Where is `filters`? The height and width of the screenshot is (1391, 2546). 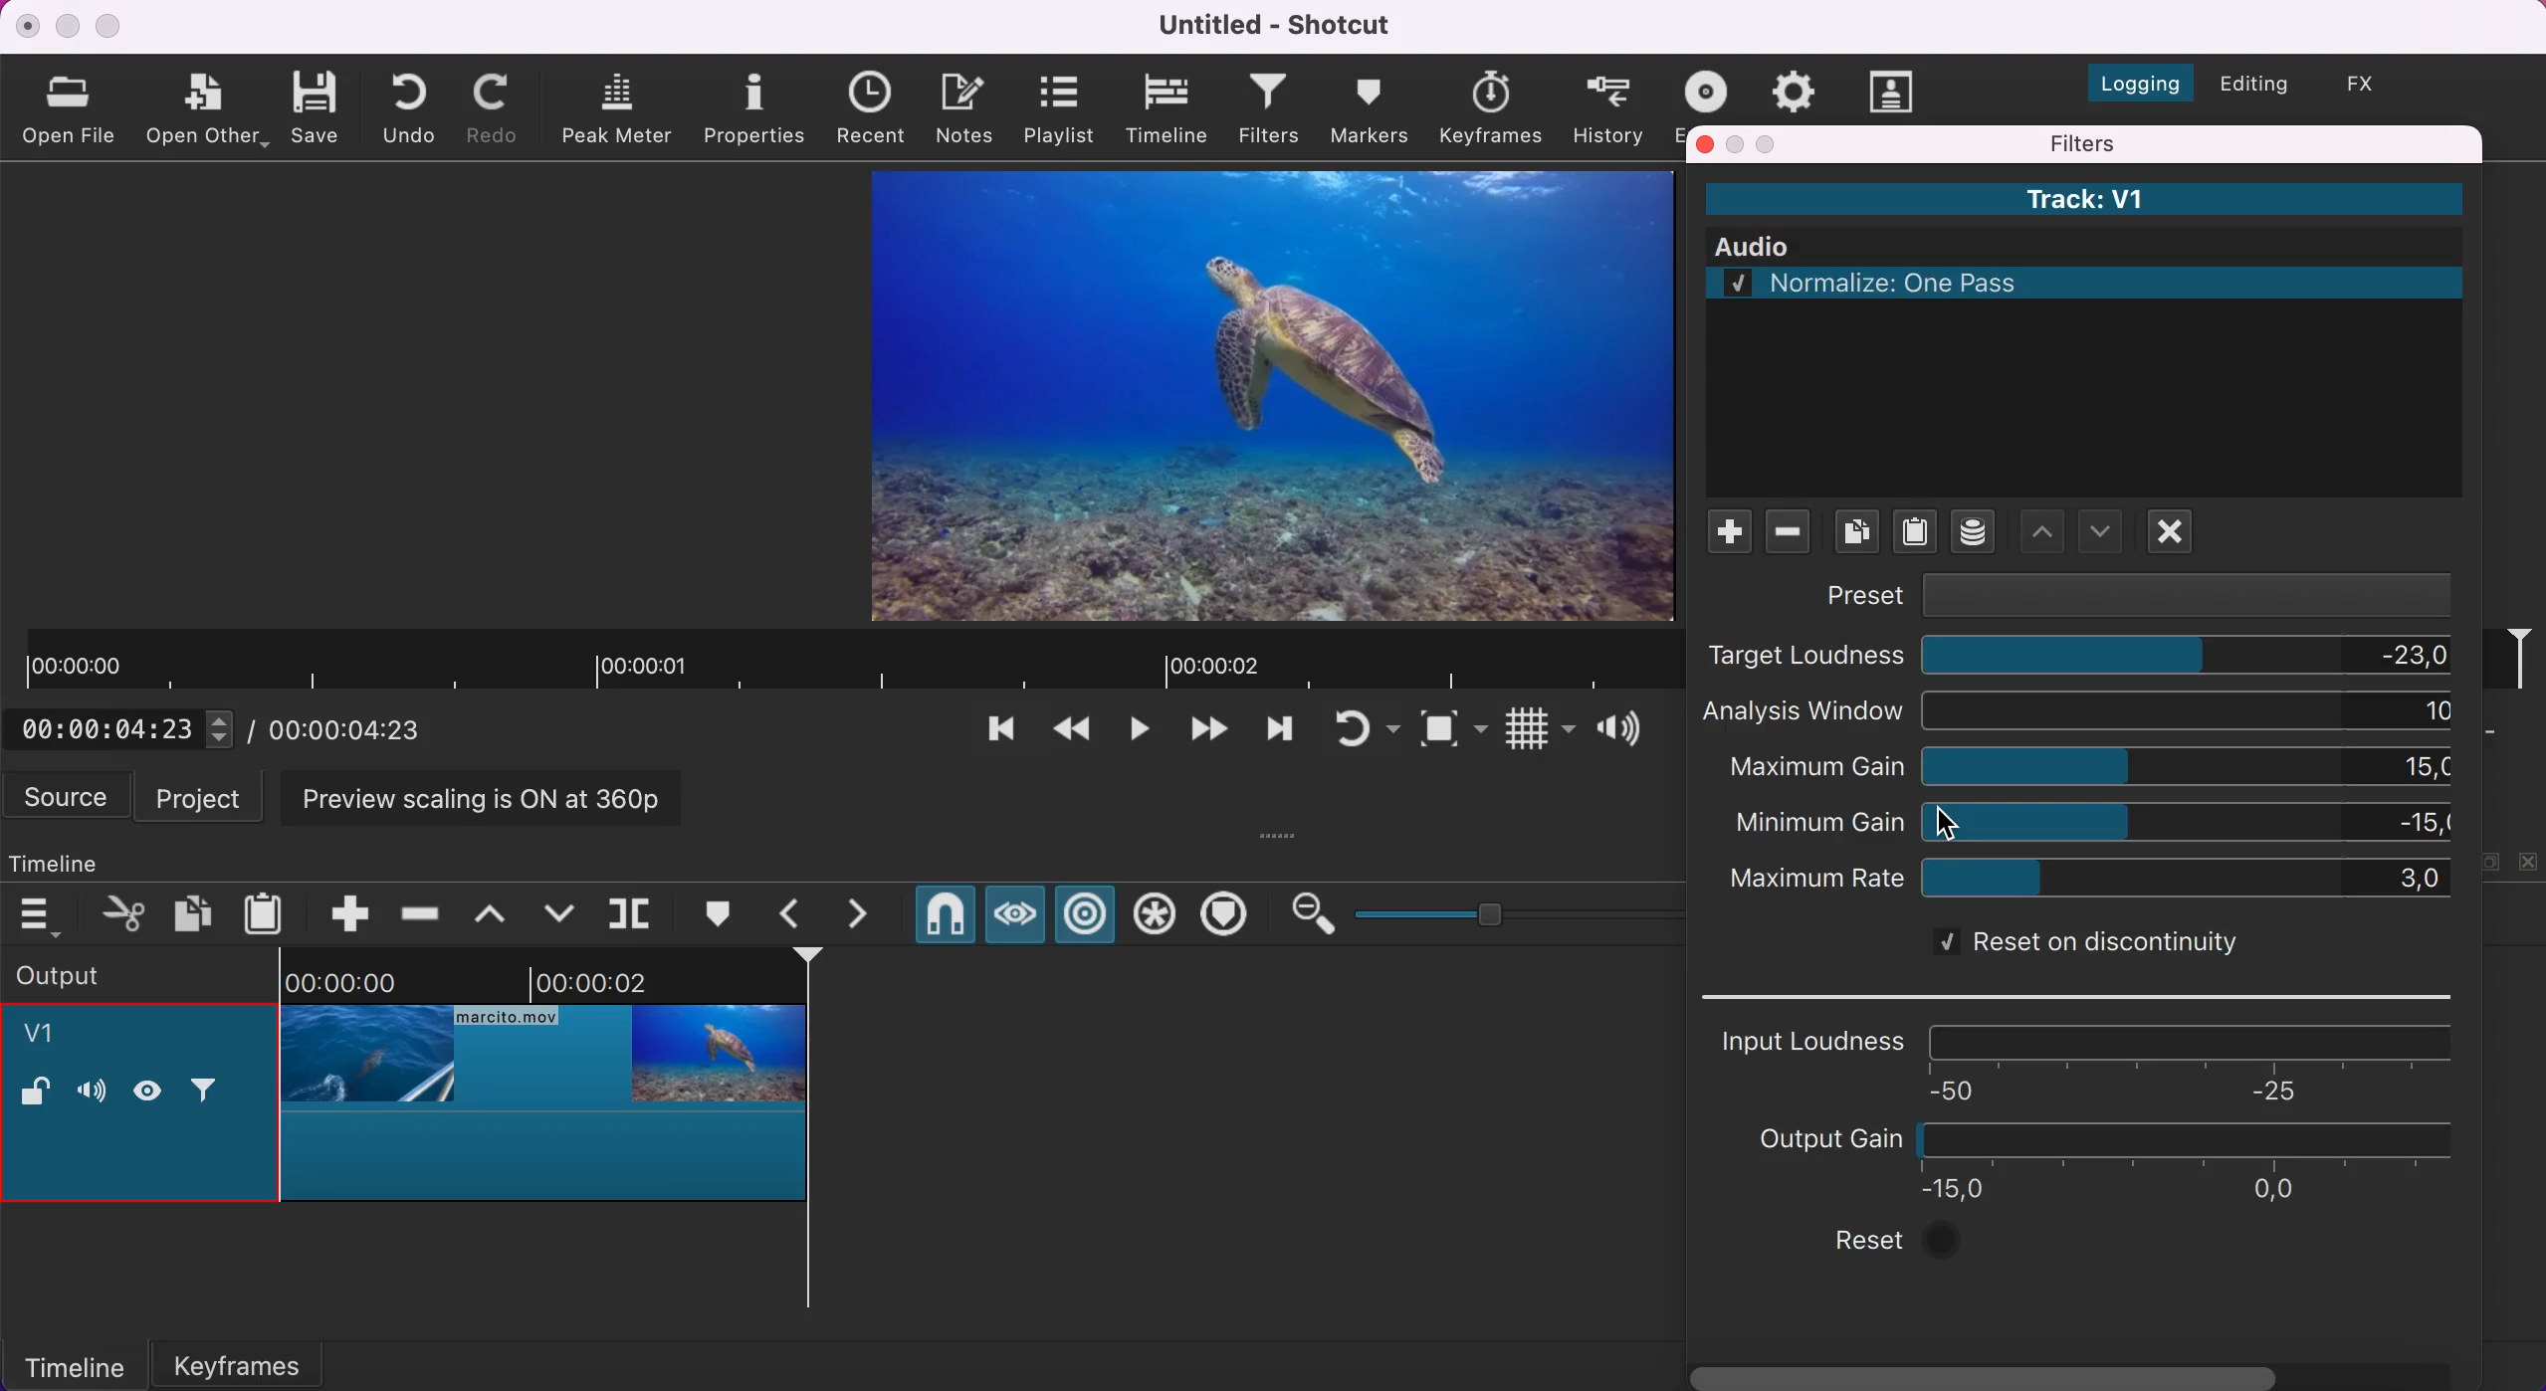
filters is located at coordinates (2183, 143).